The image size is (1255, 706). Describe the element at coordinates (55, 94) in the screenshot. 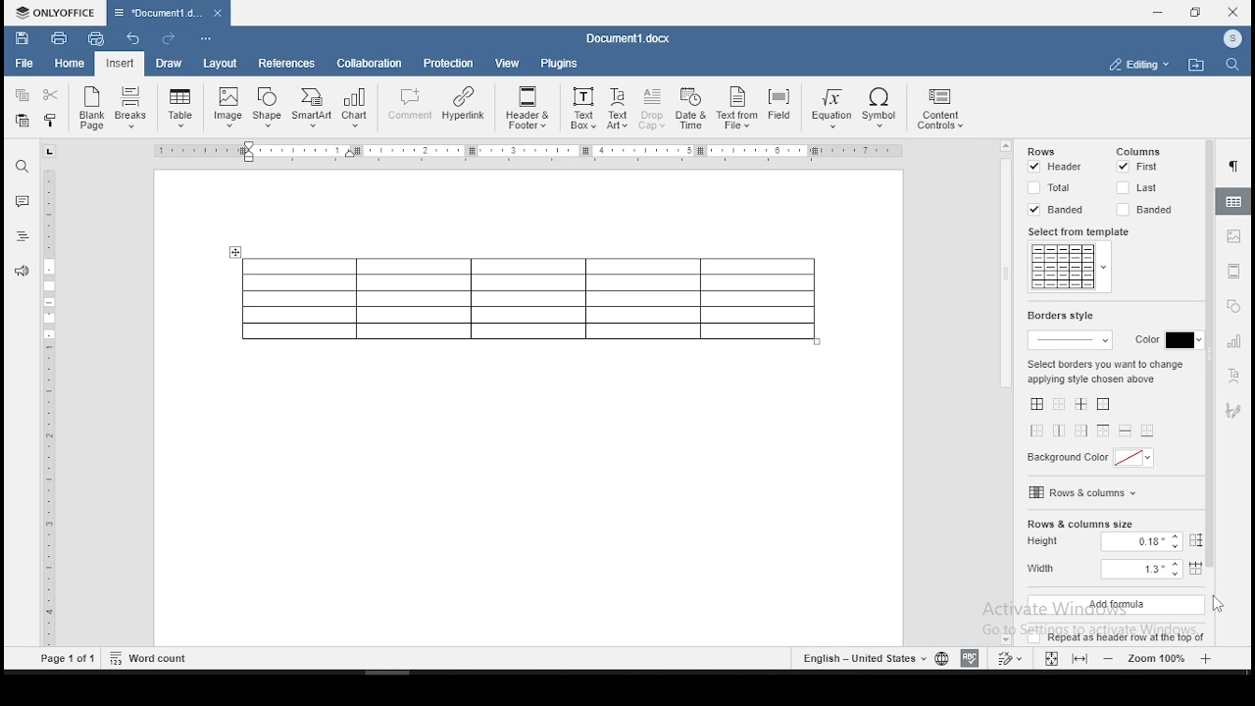

I see `cut` at that location.